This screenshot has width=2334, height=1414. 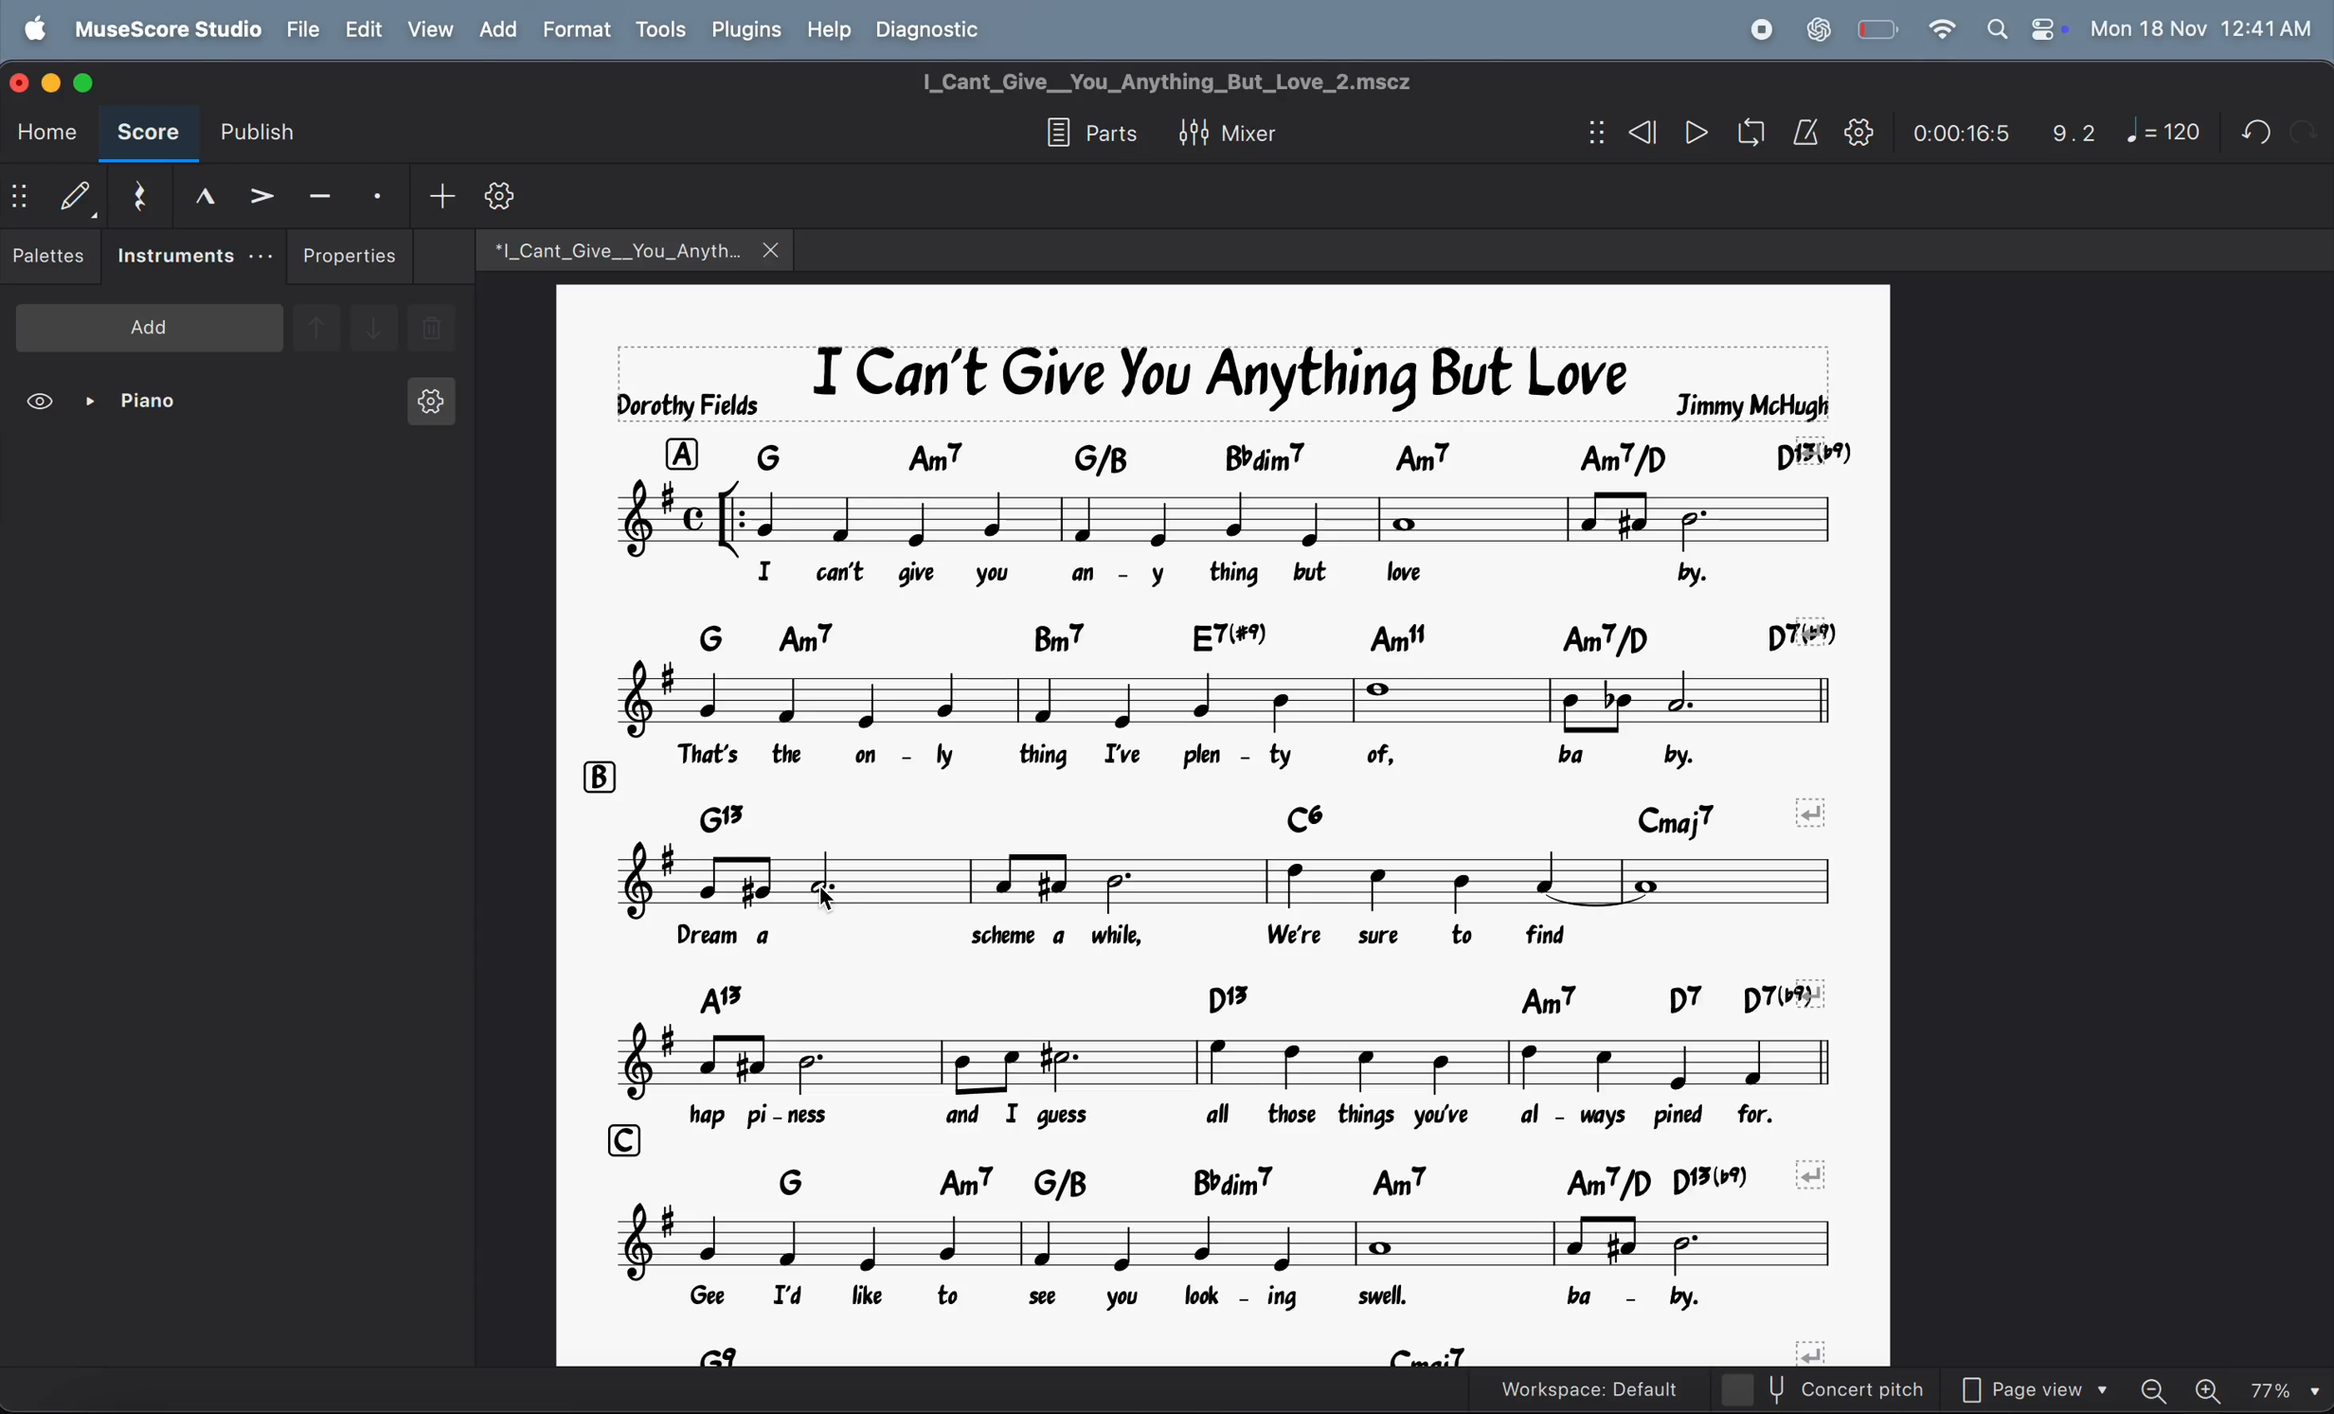 I want to click on tools, so click(x=663, y=29).